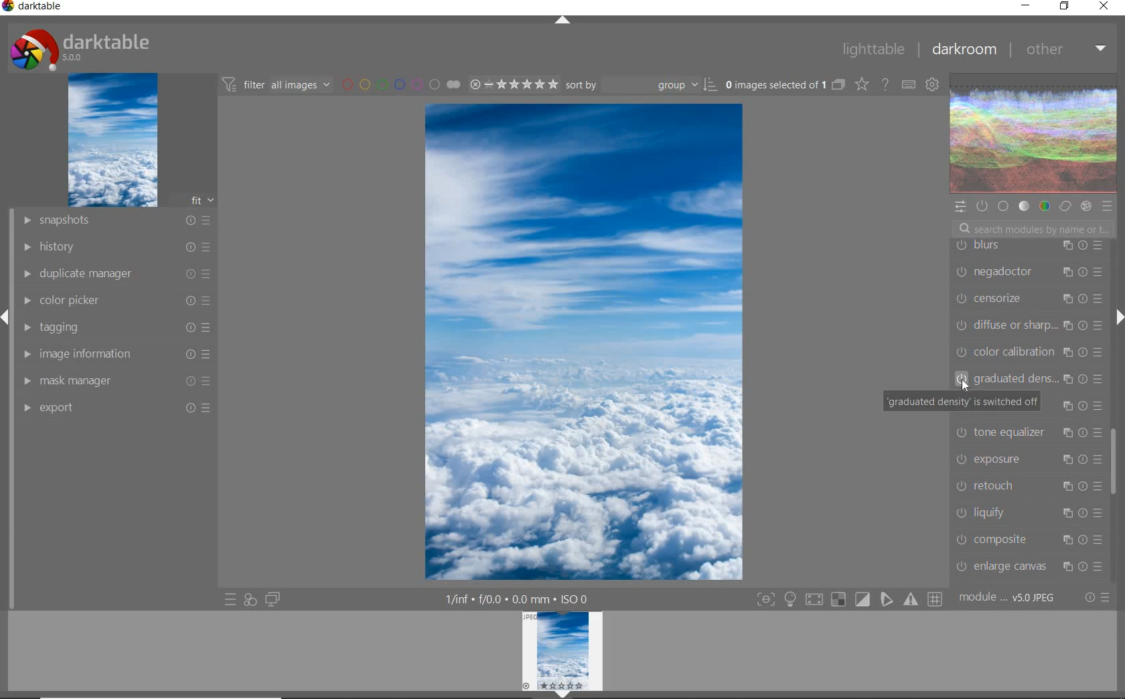 This screenshot has width=1125, height=699. Describe the element at coordinates (115, 274) in the screenshot. I see `DUPLICATE MANAGER` at that location.